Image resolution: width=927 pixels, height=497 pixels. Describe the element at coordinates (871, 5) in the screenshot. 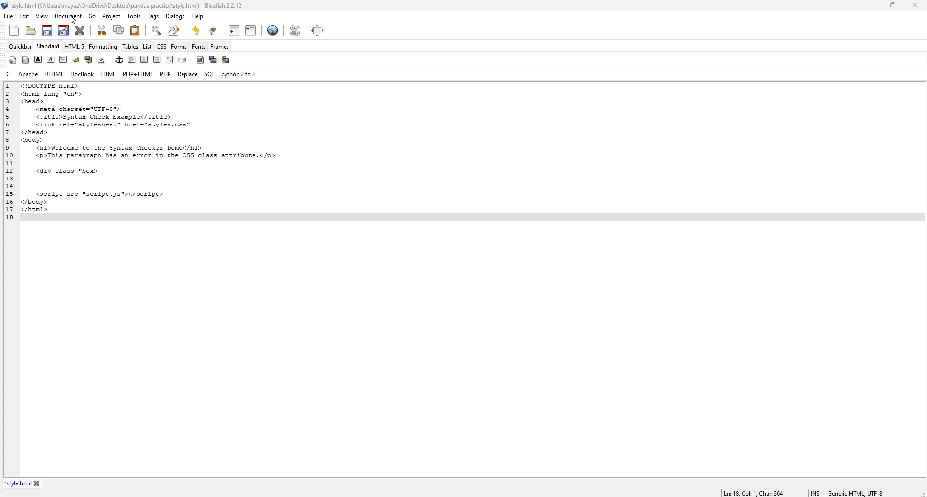

I see `minimize` at that location.